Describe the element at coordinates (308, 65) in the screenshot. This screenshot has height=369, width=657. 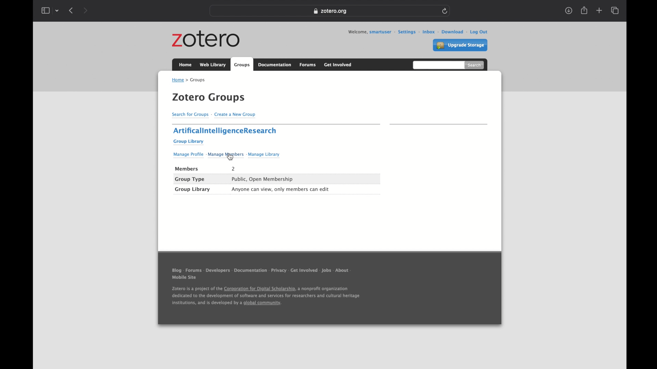
I see `forums` at that location.